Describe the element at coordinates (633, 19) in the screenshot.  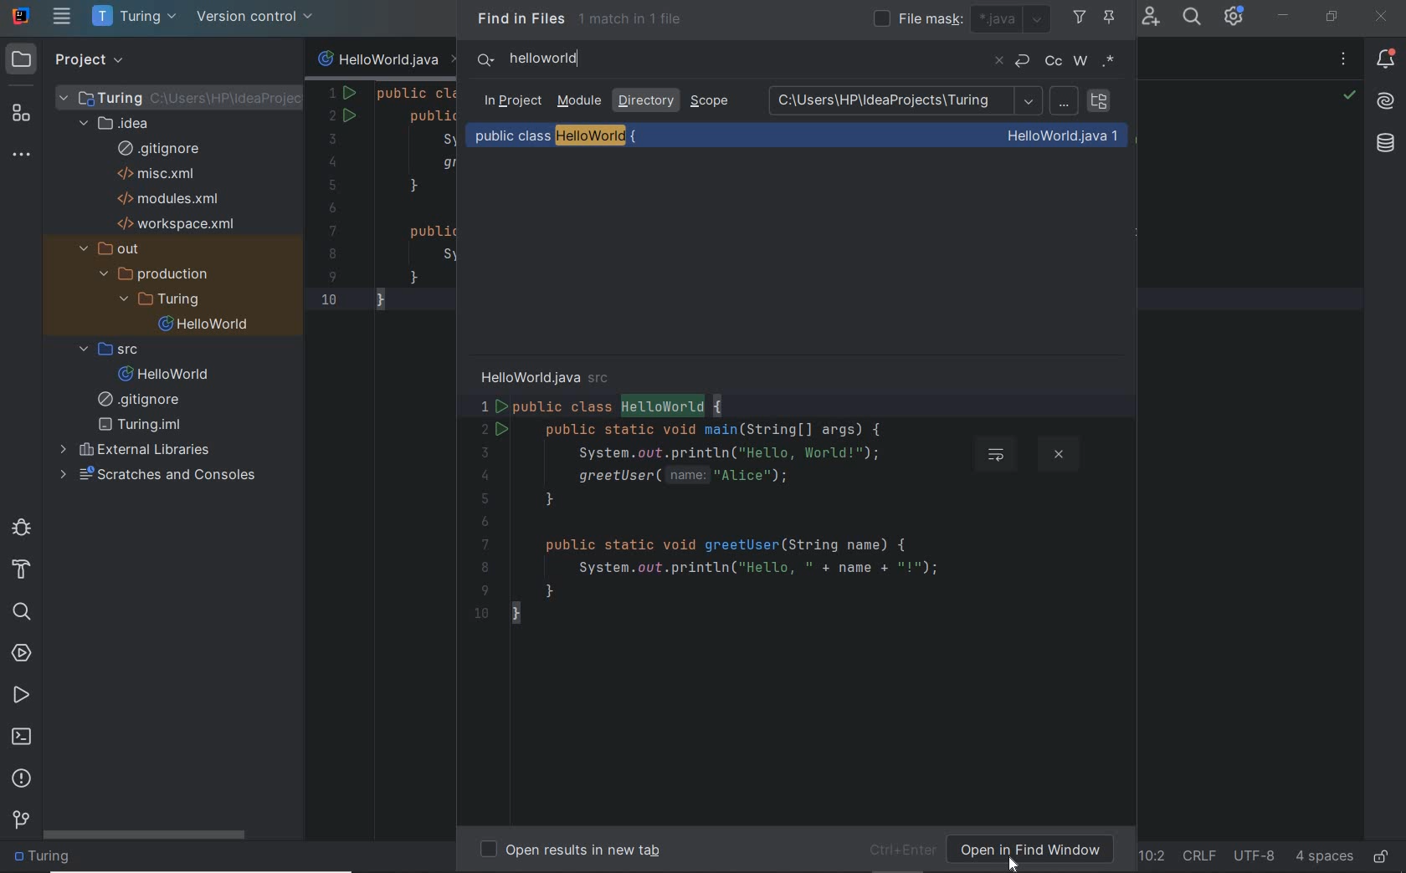
I see `1 match in 1 file` at that location.